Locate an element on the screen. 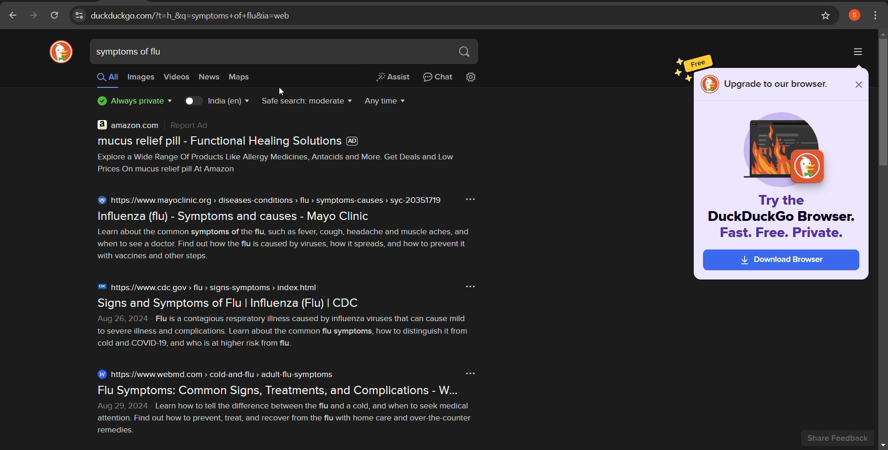  Learn about the common symptoms of the flu, such as fever, cough, headache and muscle aches, and
when to see a doctor. Find out how the flu is caused by viruses, how it spreads, and how to prevent it
with vaccines and other steps. is located at coordinates (290, 245).